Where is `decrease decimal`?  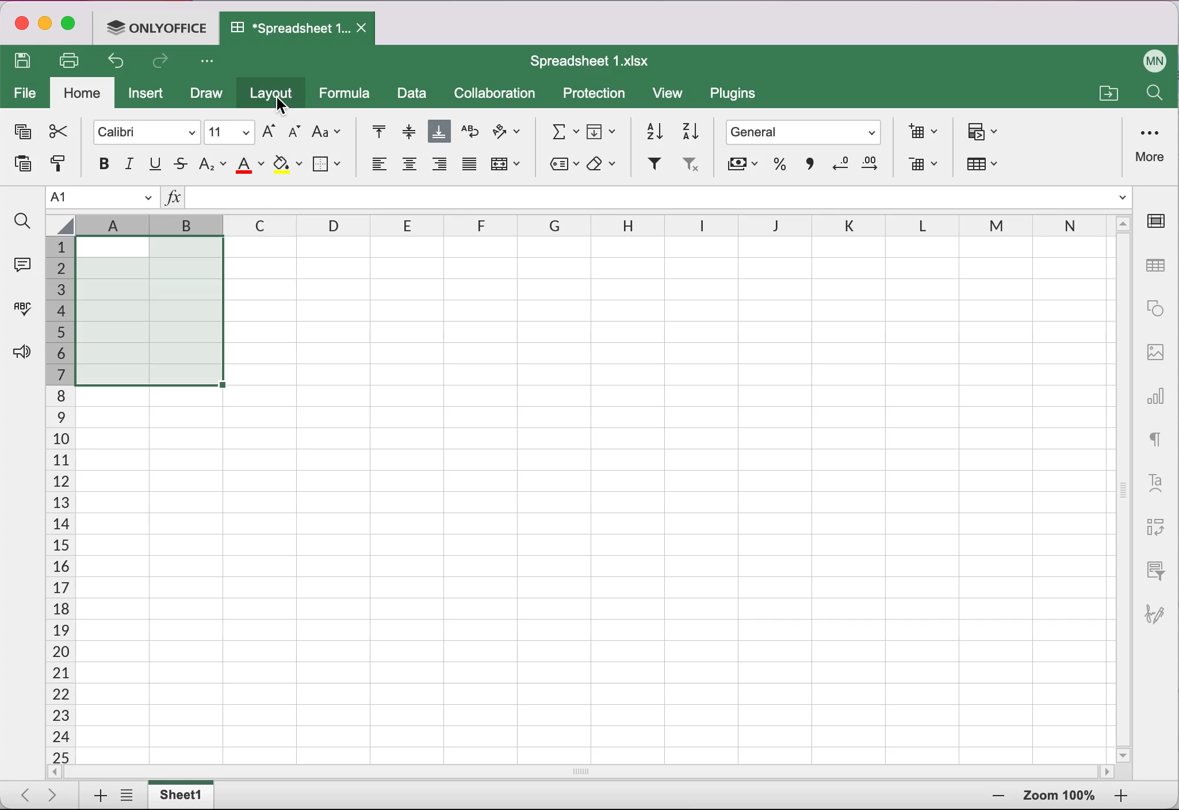 decrease decimal is located at coordinates (839, 166).